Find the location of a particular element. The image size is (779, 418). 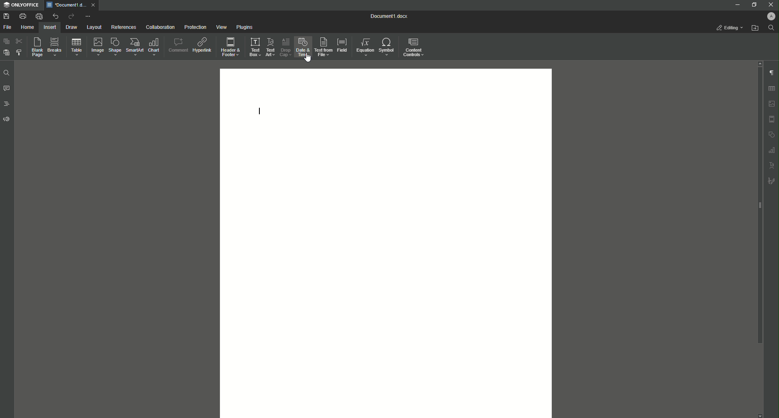

Comment is located at coordinates (177, 44).